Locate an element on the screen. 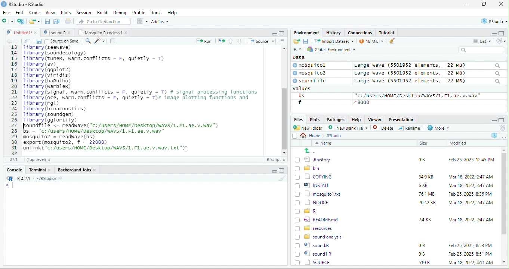 This screenshot has height=269, width=509. f is located at coordinates (300, 102).